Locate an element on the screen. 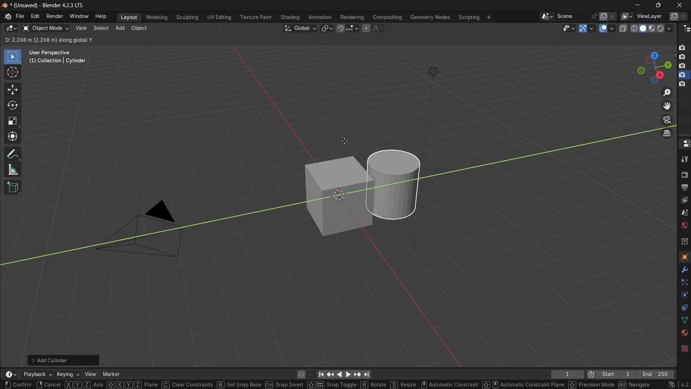 The image size is (691, 389). cancel is located at coordinates (48, 385).